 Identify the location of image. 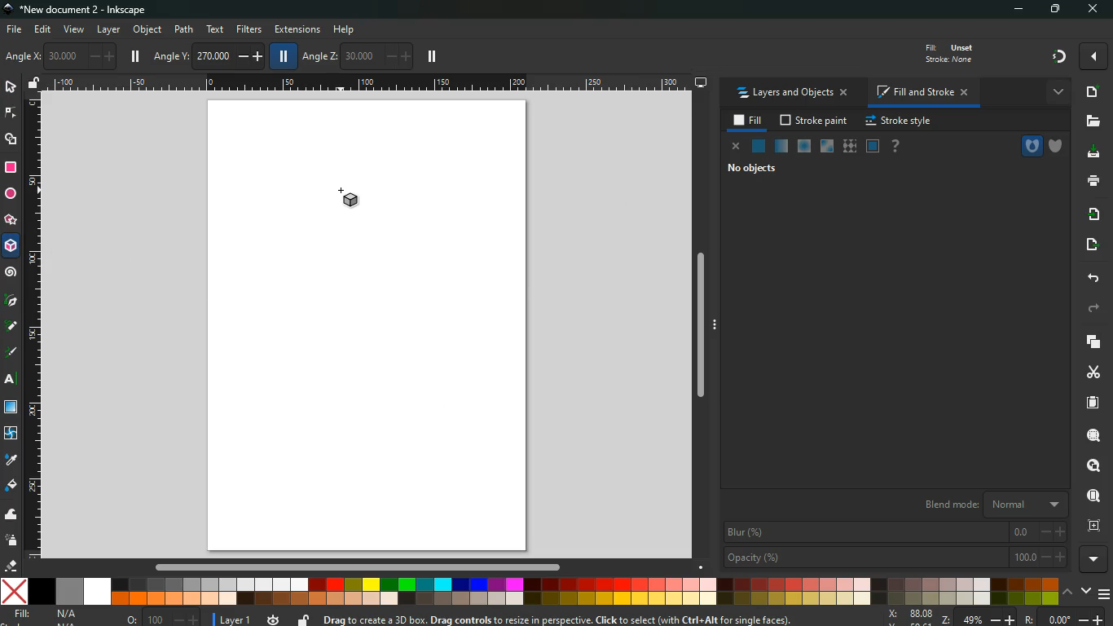
(366, 395).